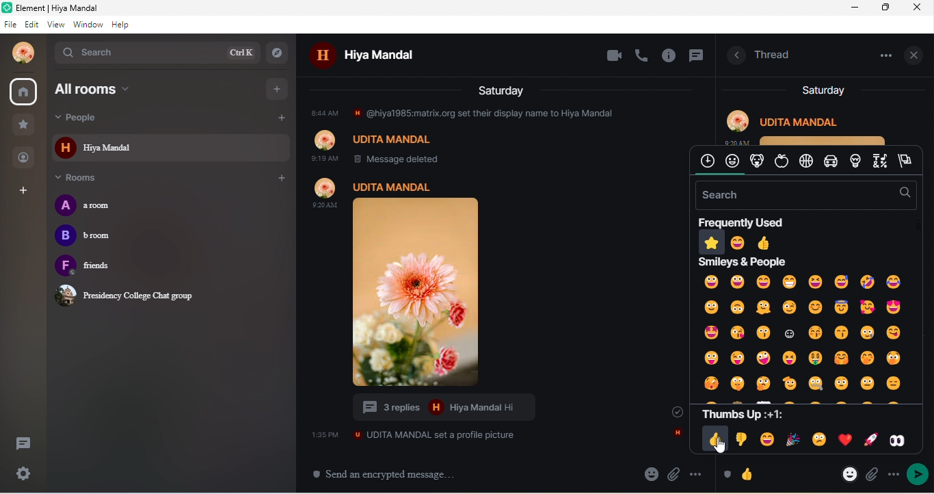 The height and width of the screenshot is (494, 934). What do you see at coordinates (99, 118) in the screenshot?
I see `people` at bounding box center [99, 118].